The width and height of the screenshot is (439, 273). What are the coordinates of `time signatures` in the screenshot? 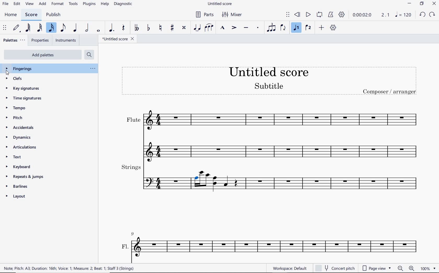 It's located at (25, 98).